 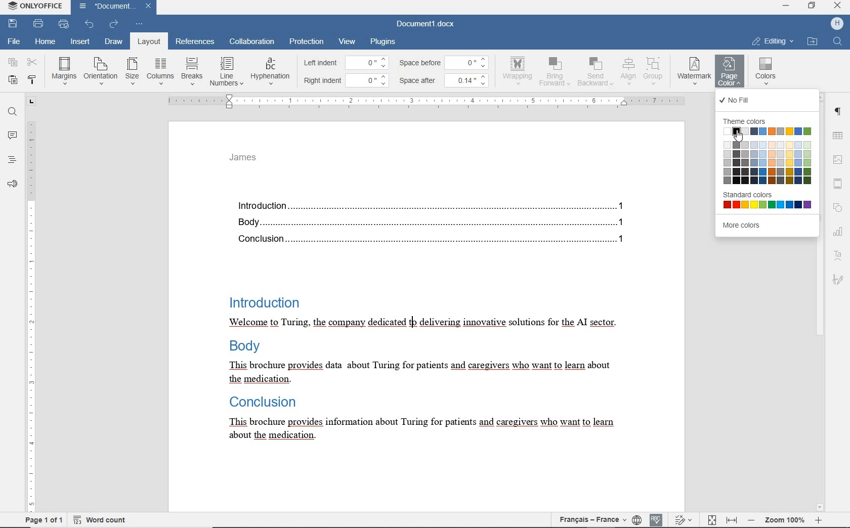 What do you see at coordinates (838, 280) in the screenshot?
I see `signature` at bounding box center [838, 280].